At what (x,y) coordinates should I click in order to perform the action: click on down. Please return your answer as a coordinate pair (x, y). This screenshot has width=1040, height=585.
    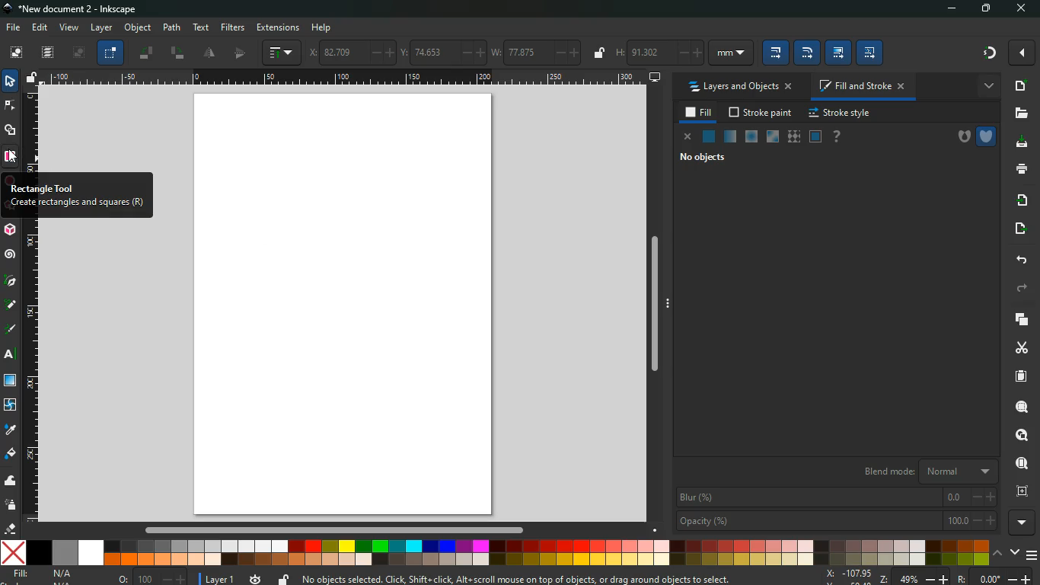
    Looking at the image, I should click on (1014, 551).